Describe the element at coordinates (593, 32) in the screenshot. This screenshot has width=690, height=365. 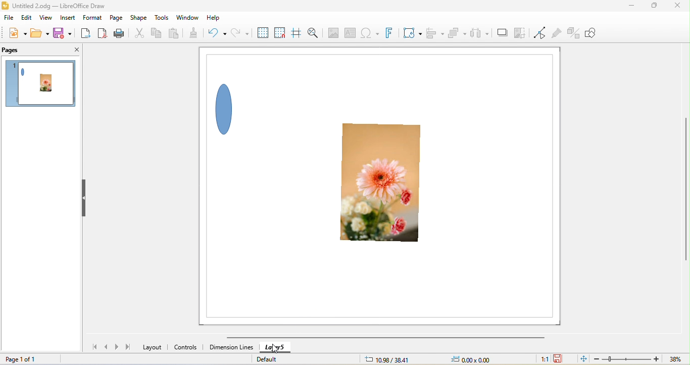
I see `show draw function ` at that location.